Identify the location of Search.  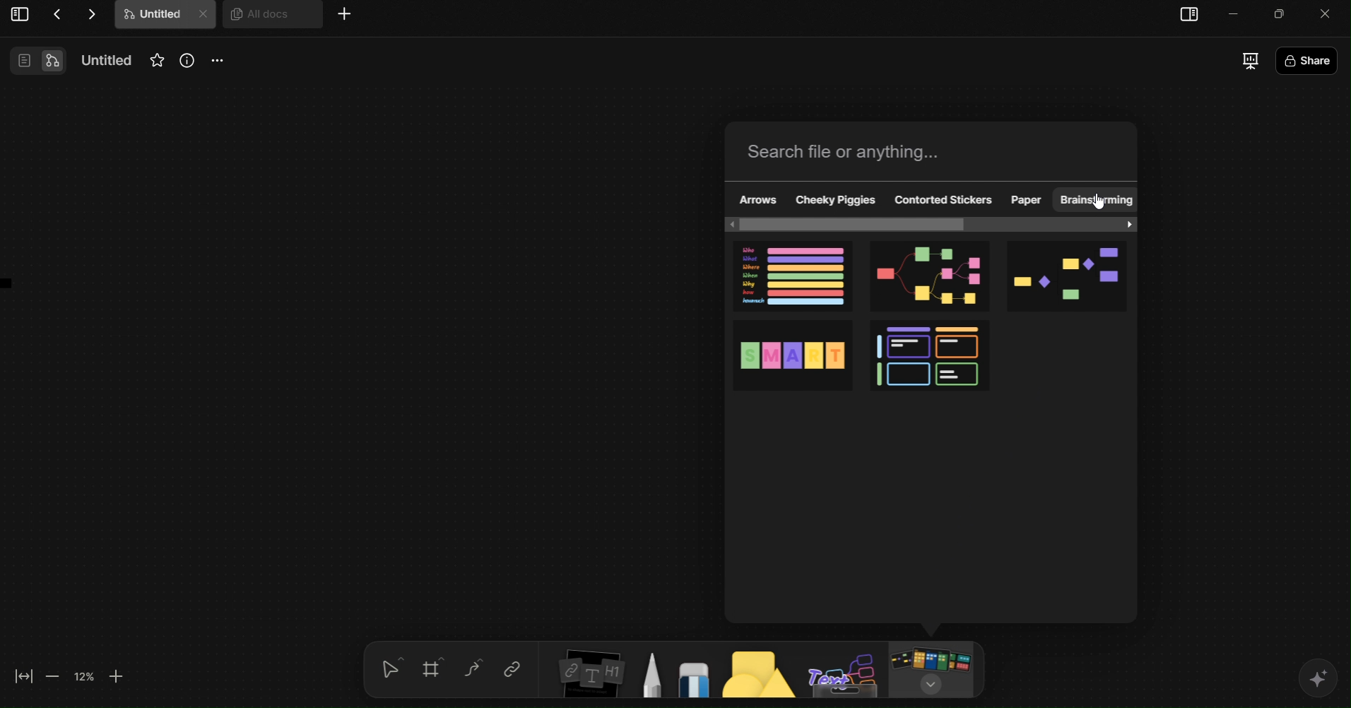
(930, 148).